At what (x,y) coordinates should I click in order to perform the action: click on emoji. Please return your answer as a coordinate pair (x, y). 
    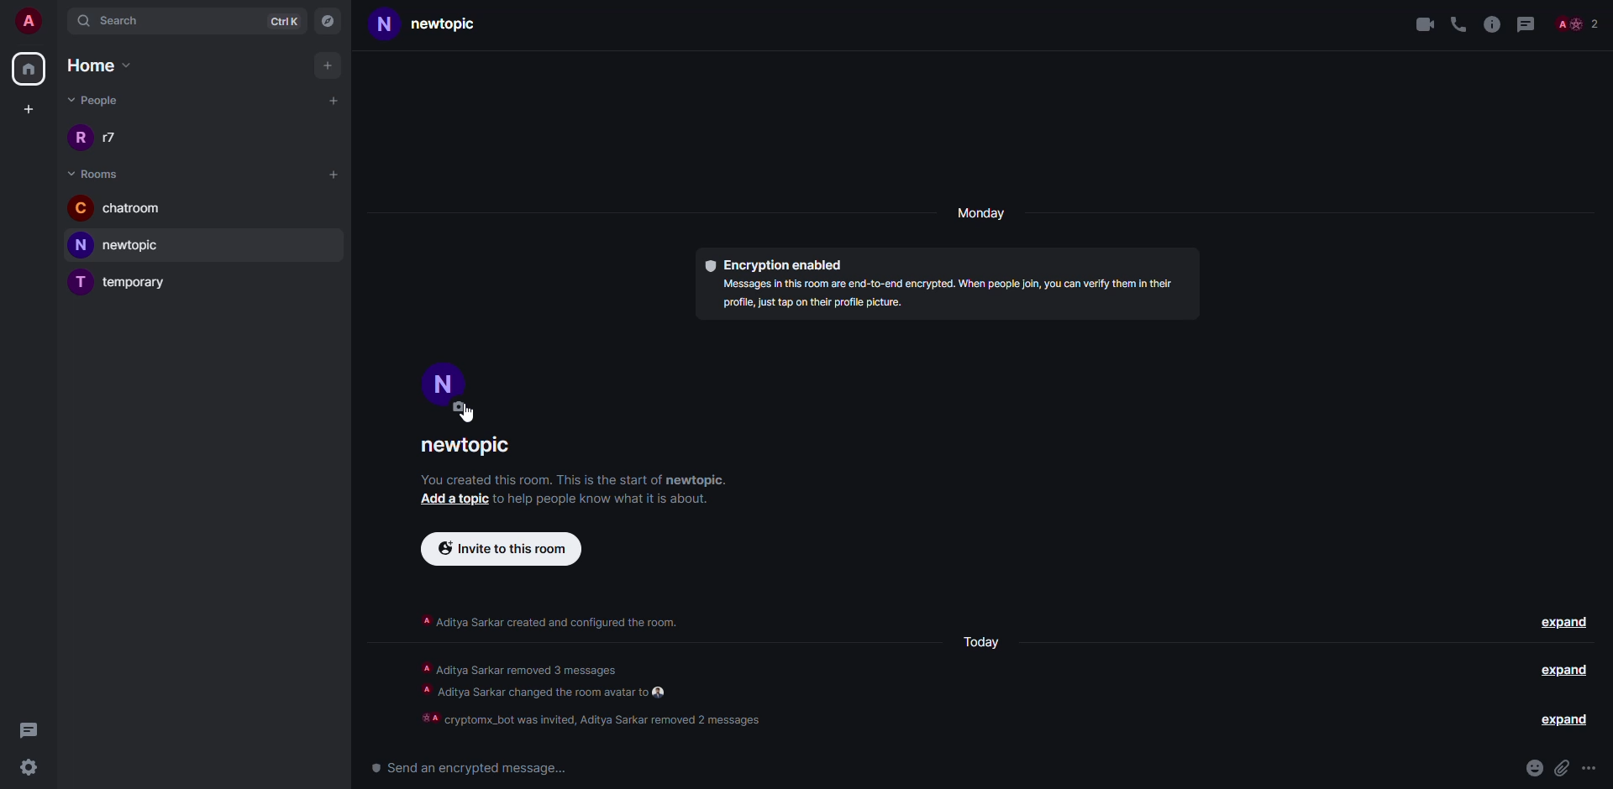
    Looking at the image, I should click on (1535, 768).